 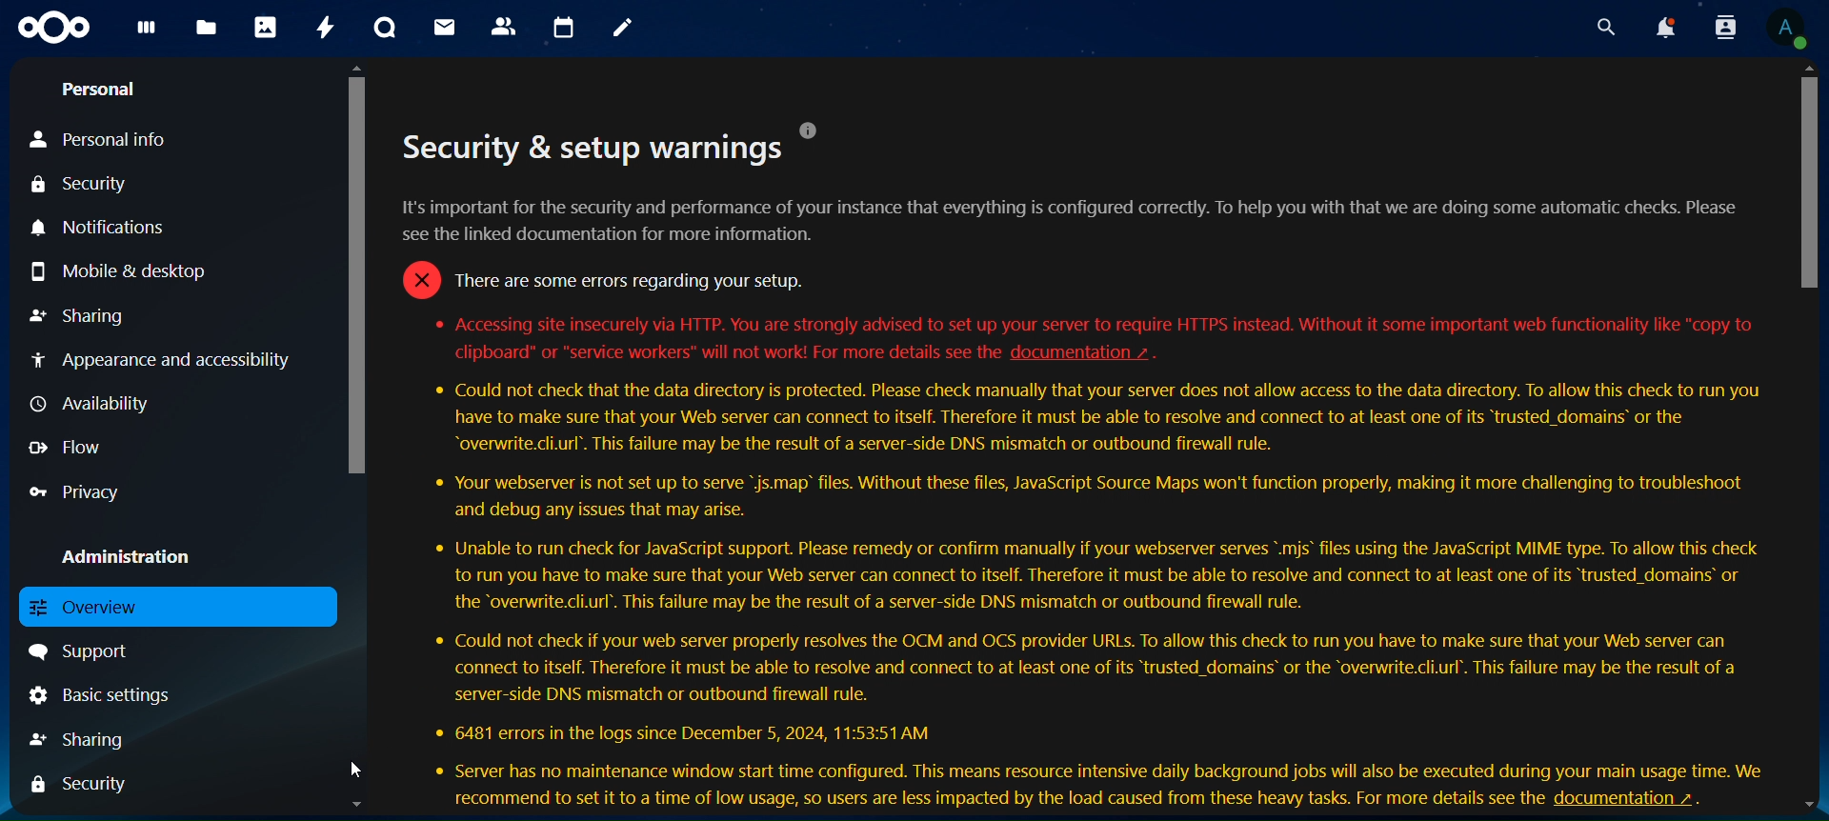 I want to click on privacy, so click(x=87, y=493).